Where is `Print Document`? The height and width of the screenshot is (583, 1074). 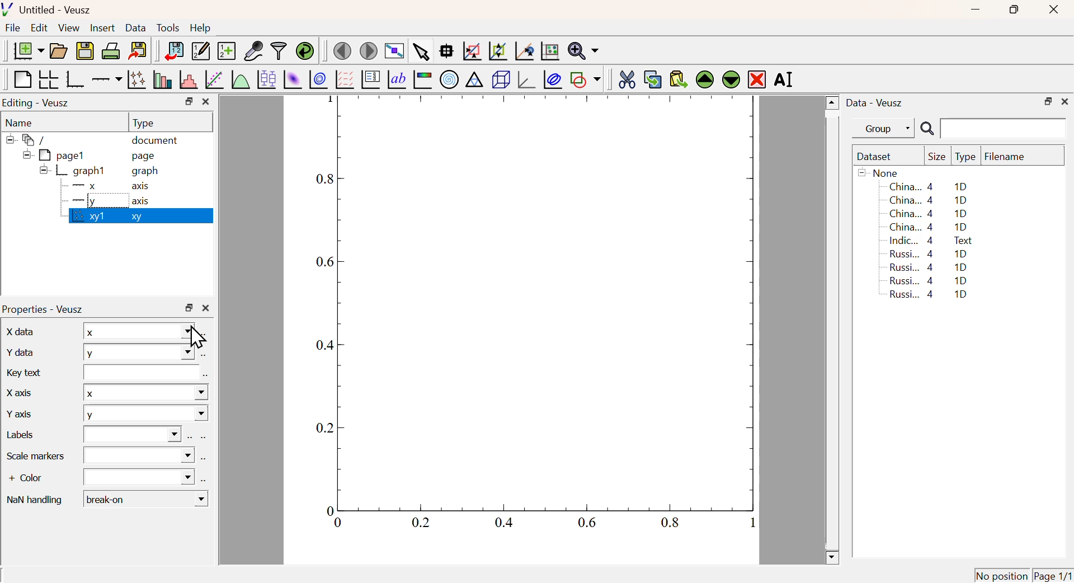
Print Document is located at coordinates (110, 50).